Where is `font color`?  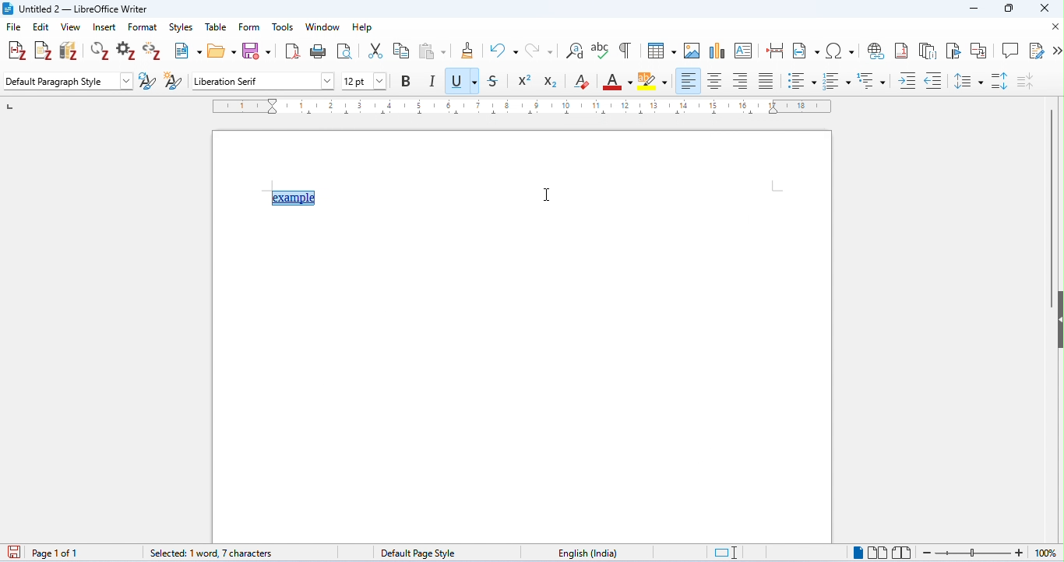 font color is located at coordinates (618, 83).